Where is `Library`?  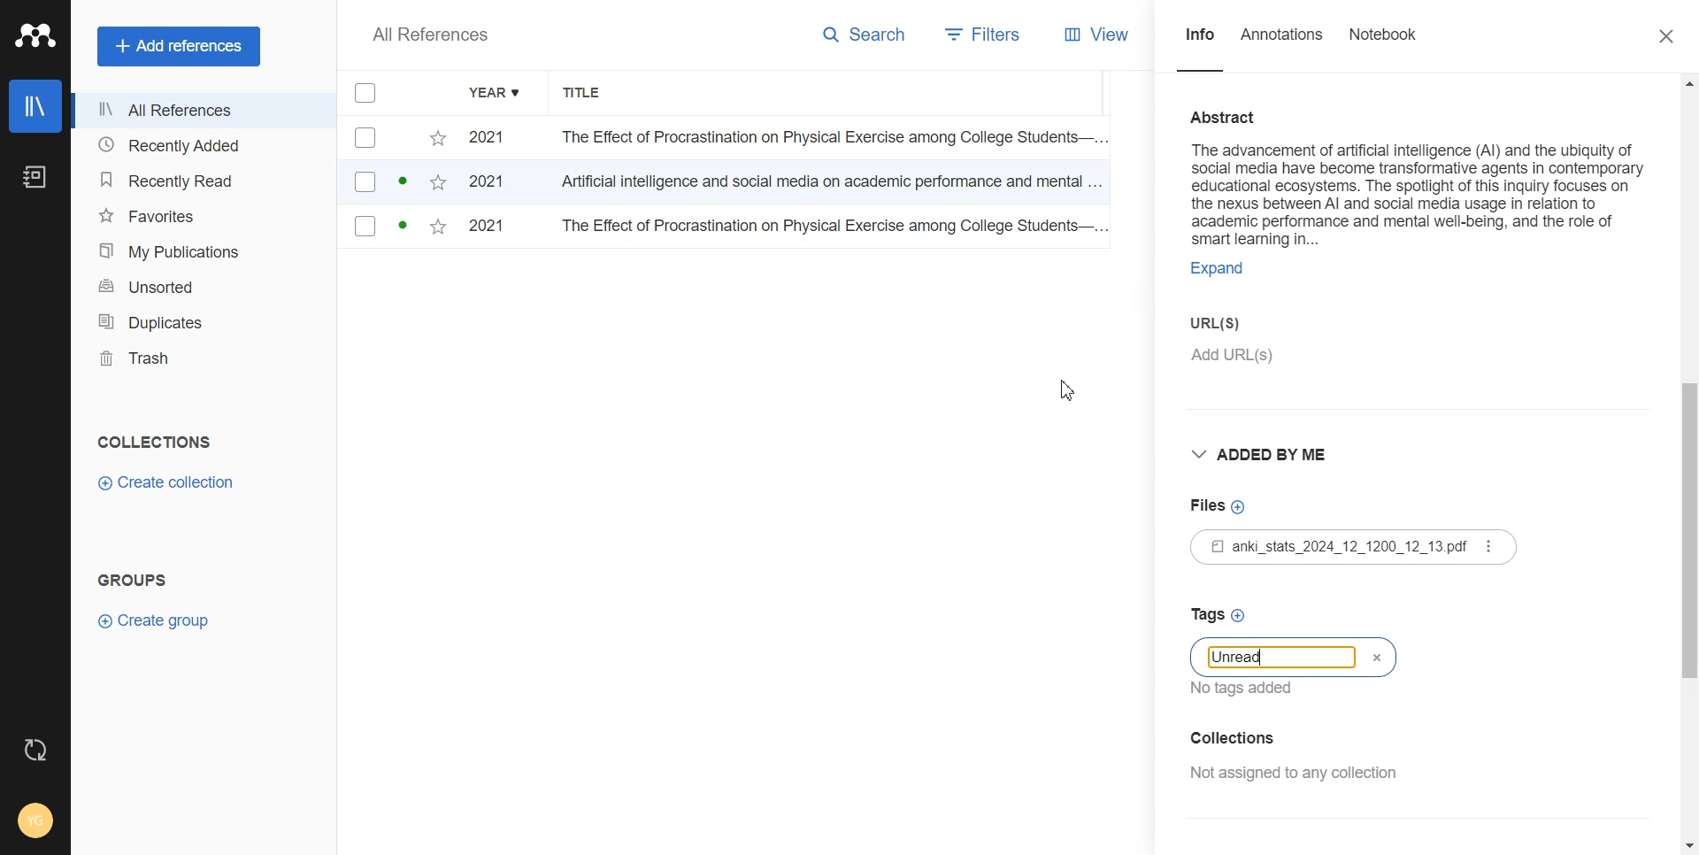 Library is located at coordinates (35, 106).